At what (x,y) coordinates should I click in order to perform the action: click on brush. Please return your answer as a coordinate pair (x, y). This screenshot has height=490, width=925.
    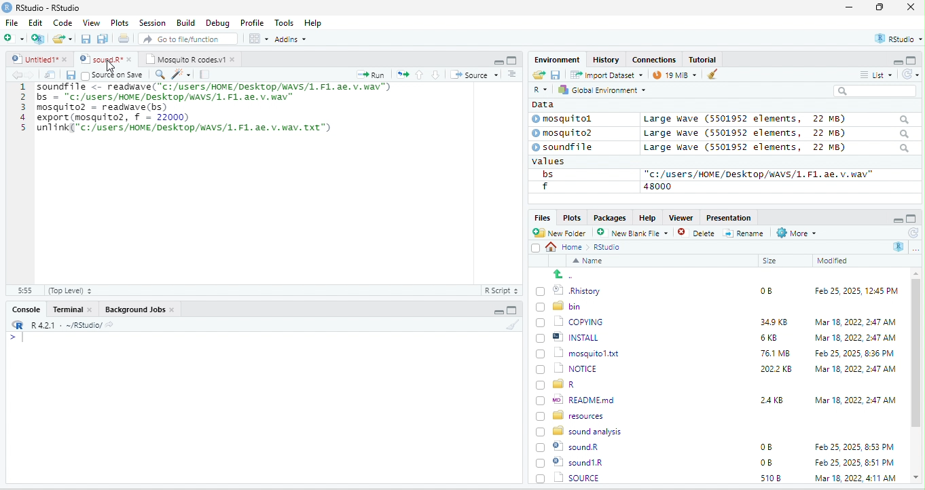
    Looking at the image, I should click on (709, 75).